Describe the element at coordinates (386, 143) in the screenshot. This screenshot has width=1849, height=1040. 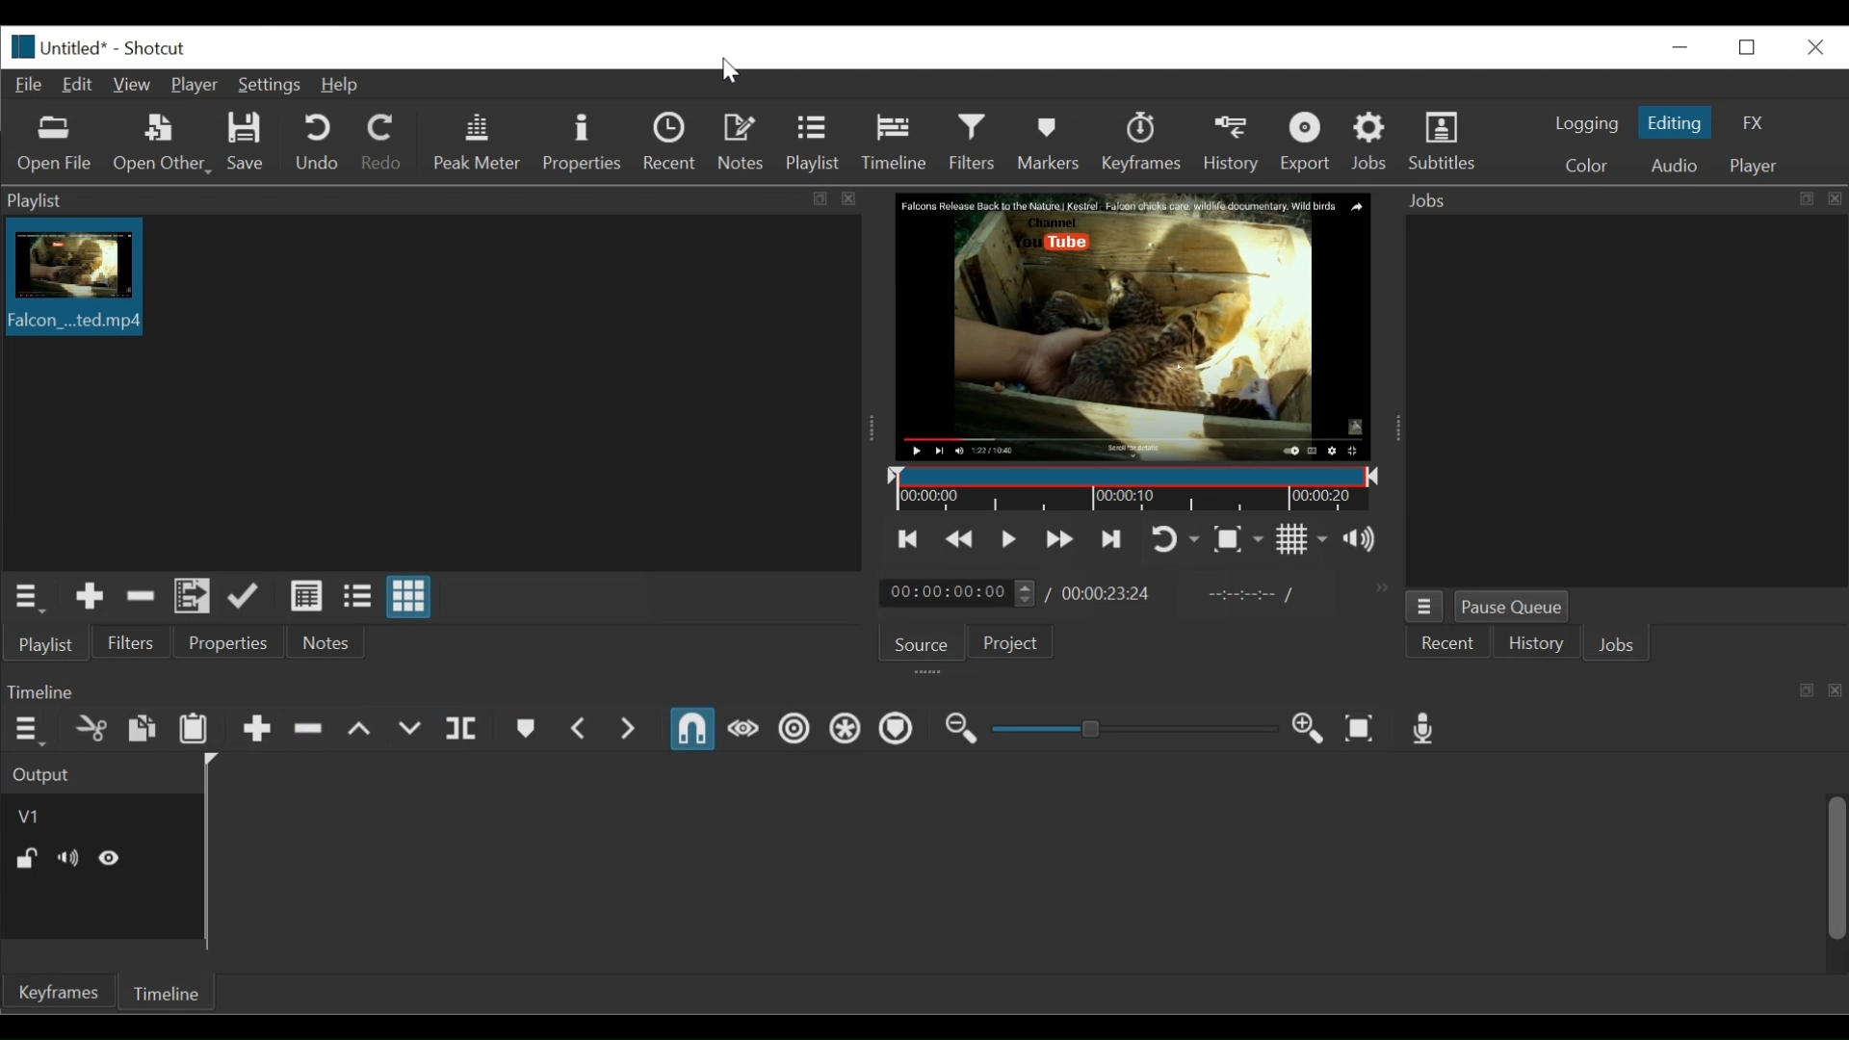
I see `Redo` at that location.